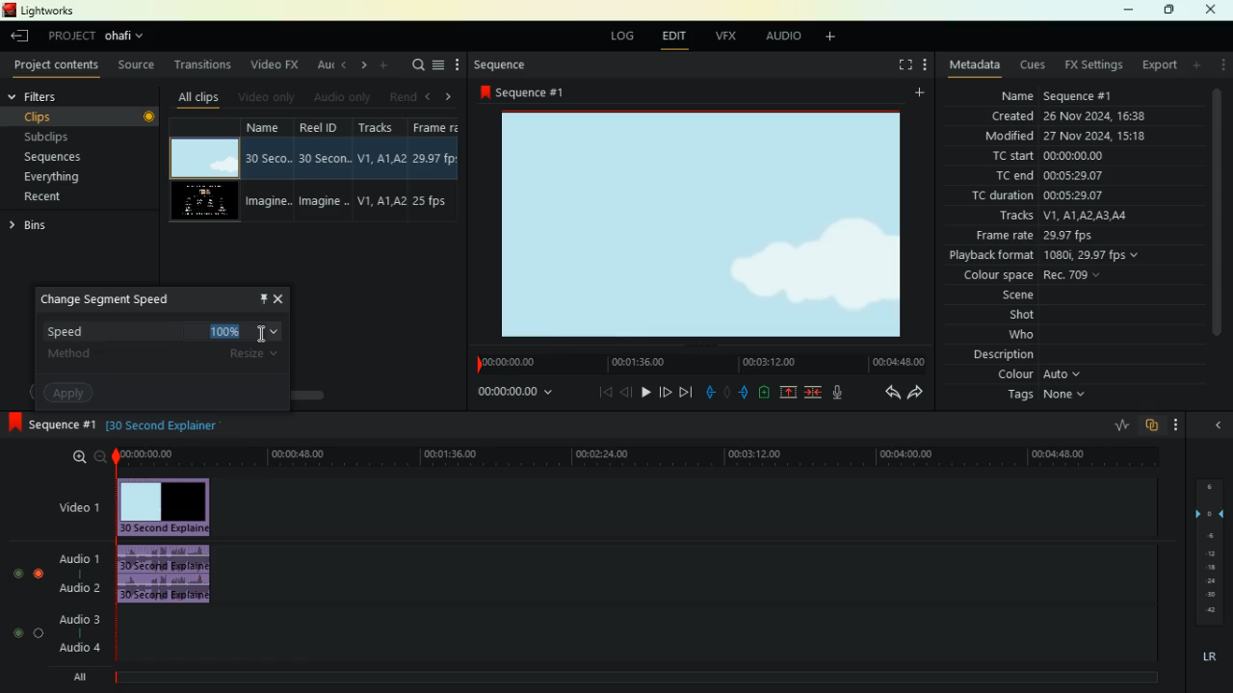 The image size is (1233, 693). Describe the element at coordinates (508, 393) in the screenshot. I see `time` at that location.